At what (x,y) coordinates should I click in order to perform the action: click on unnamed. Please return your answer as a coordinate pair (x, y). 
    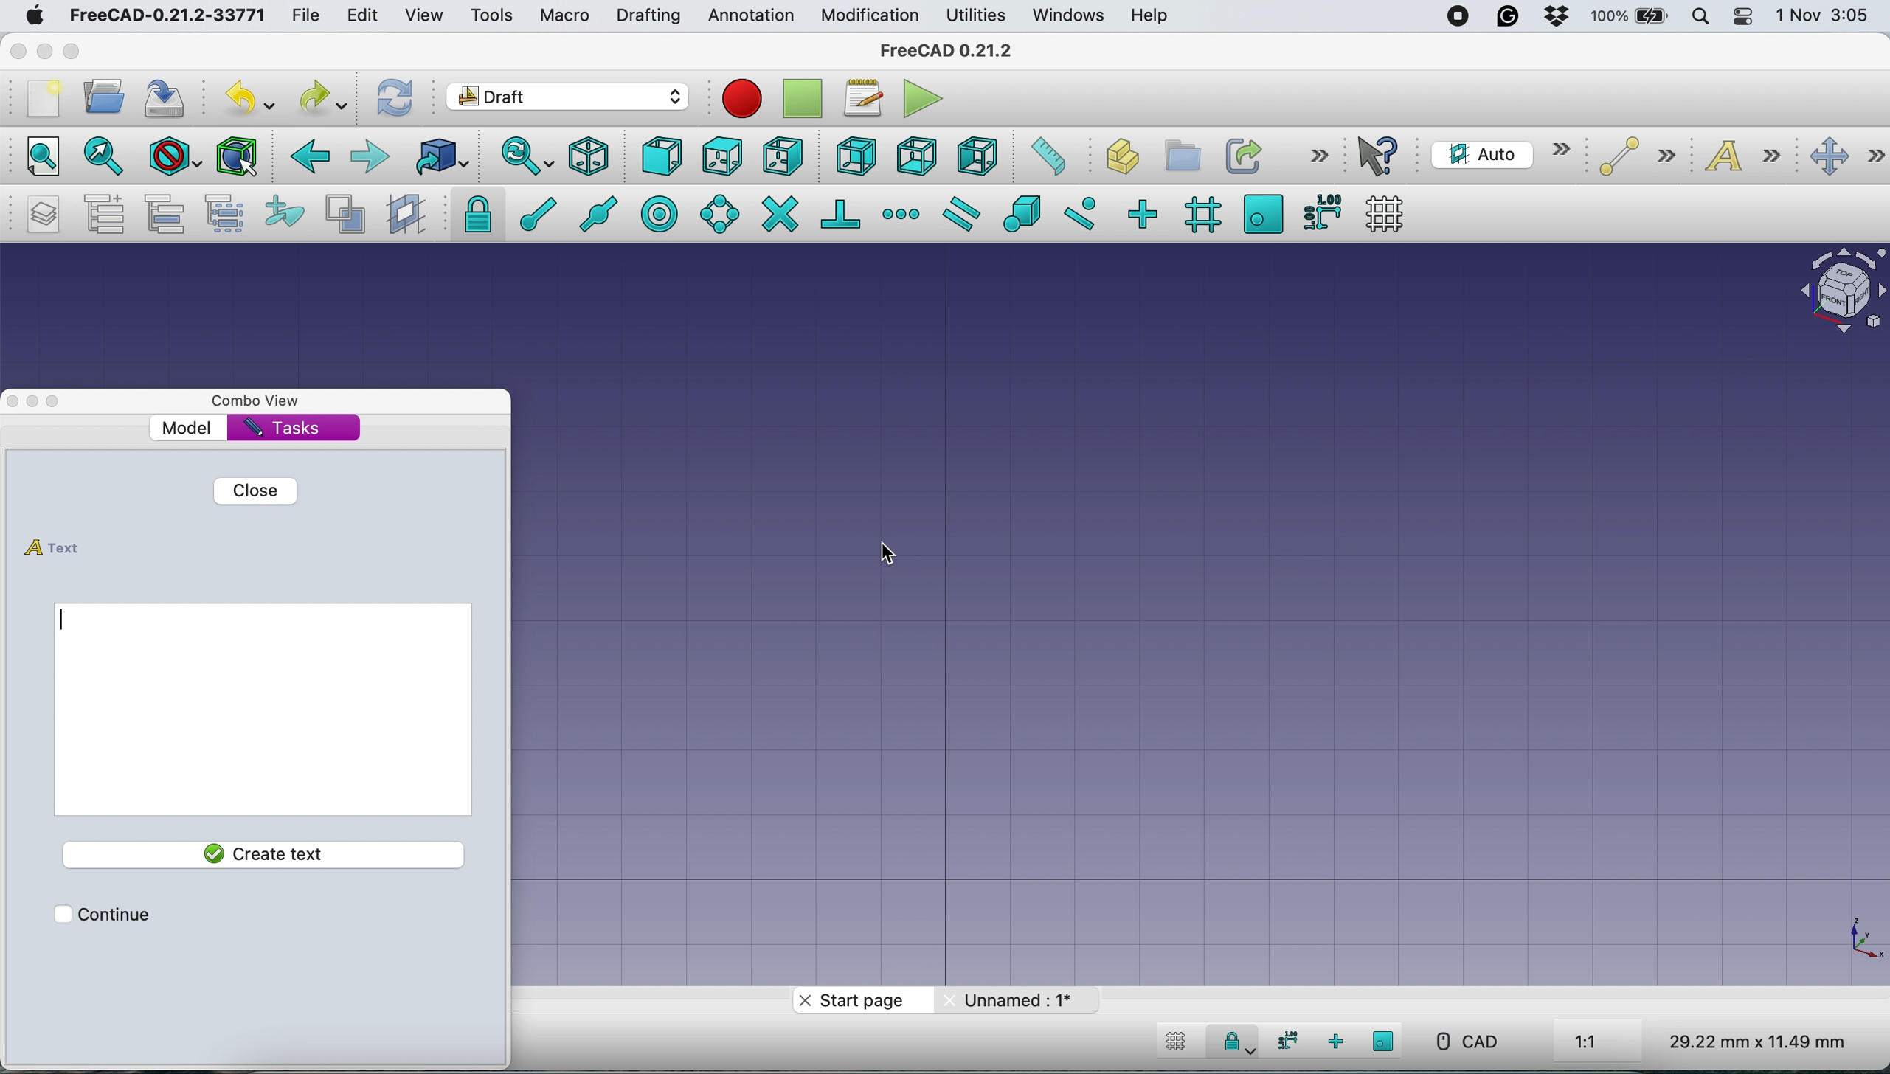
    Looking at the image, I should click on (1014, 1000).